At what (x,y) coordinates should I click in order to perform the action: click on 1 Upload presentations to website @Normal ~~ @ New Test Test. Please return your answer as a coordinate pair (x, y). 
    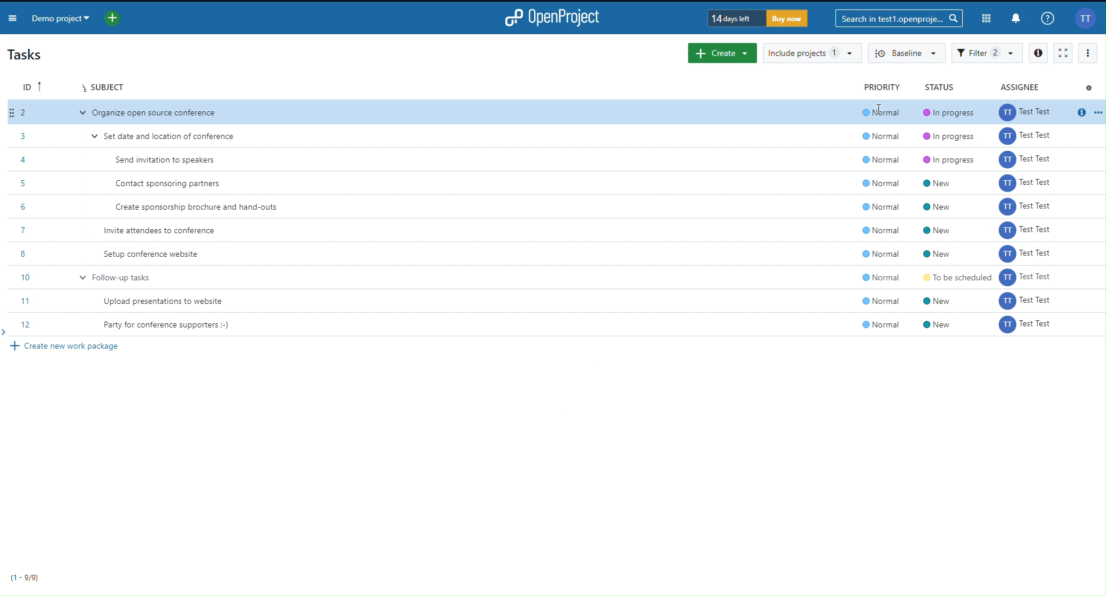
    Looking at the image, I should click on (561, 299).